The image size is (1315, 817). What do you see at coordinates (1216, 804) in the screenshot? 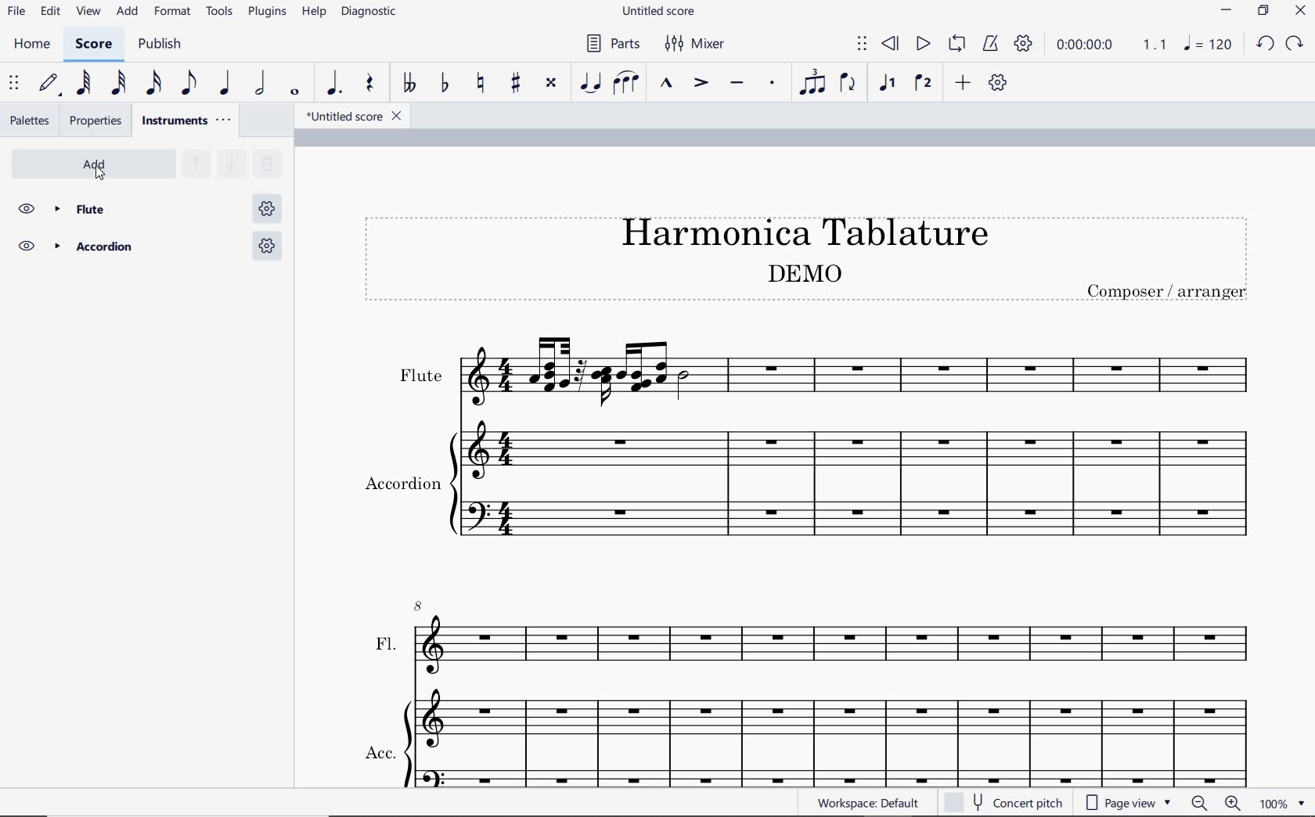
I see `zoom out or zoom in` at bounding box center [1216, 804].